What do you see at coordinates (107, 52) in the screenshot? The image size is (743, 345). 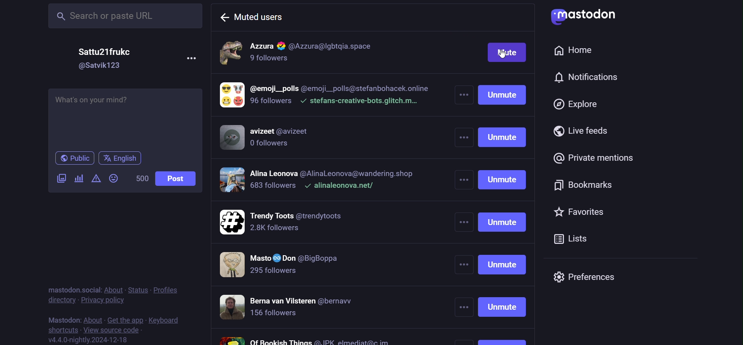 I see `name` at bounding box center [107, 52].